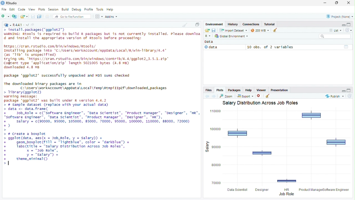  I want to click on print the current file, so click(47, 16).